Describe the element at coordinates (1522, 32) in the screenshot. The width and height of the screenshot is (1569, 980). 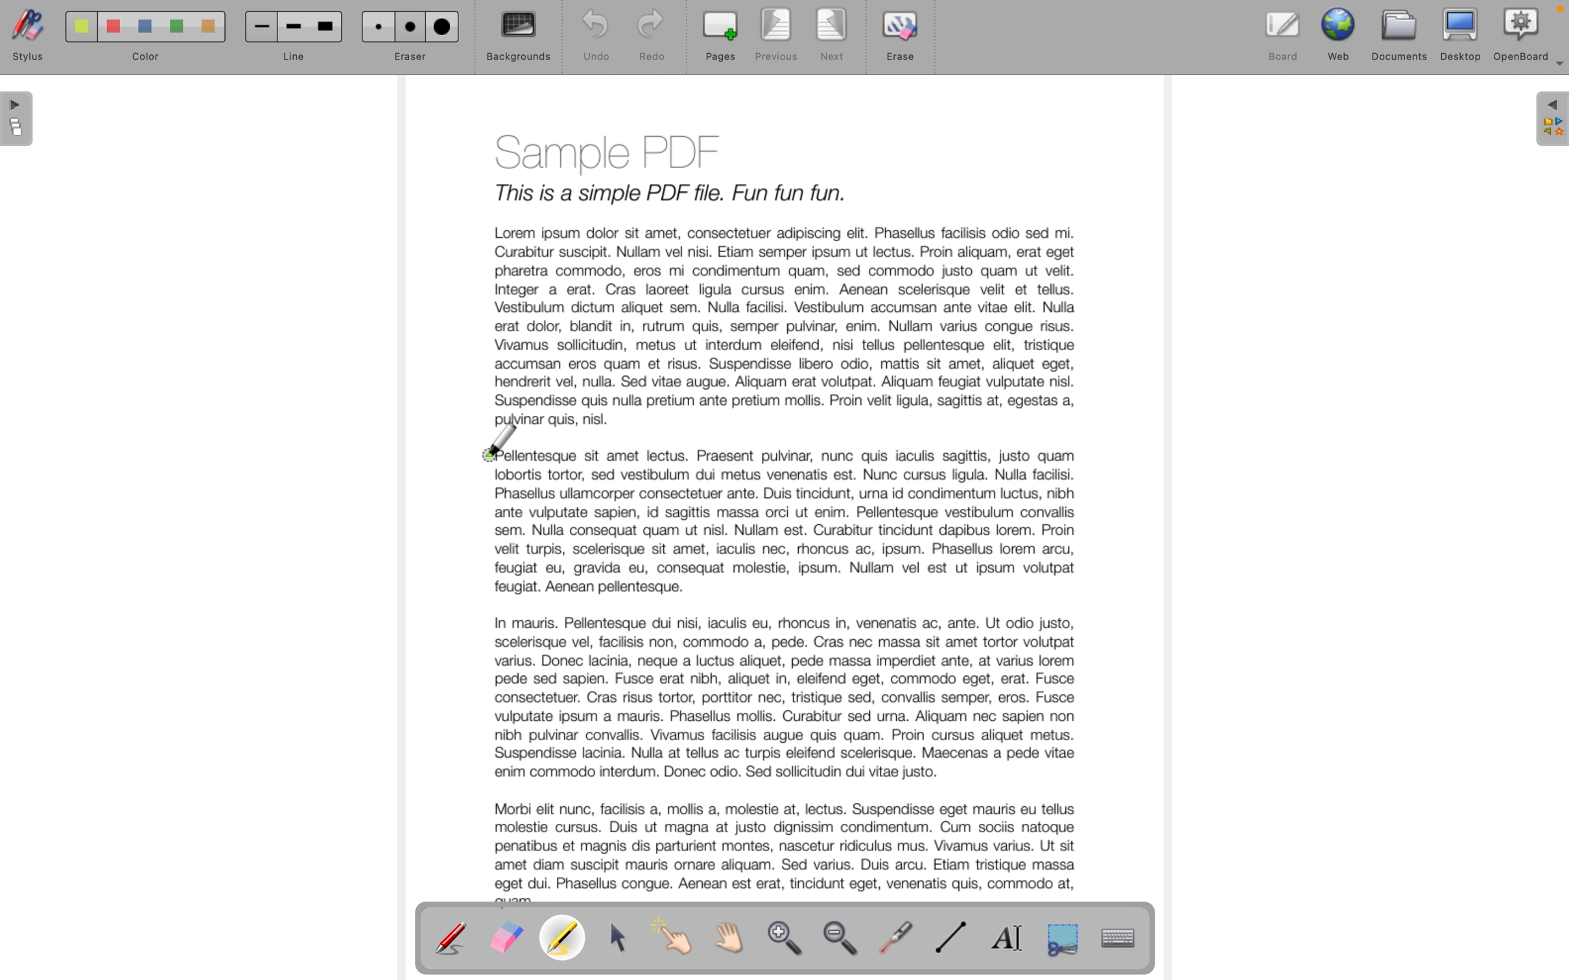
I see `openboard` at that location.